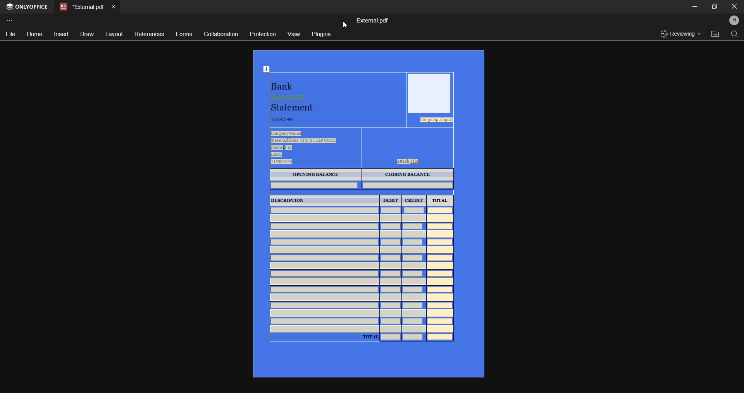  Describe the element at coordinates (114, 6) in the screenshot. I see `Close Current tab` at that location.